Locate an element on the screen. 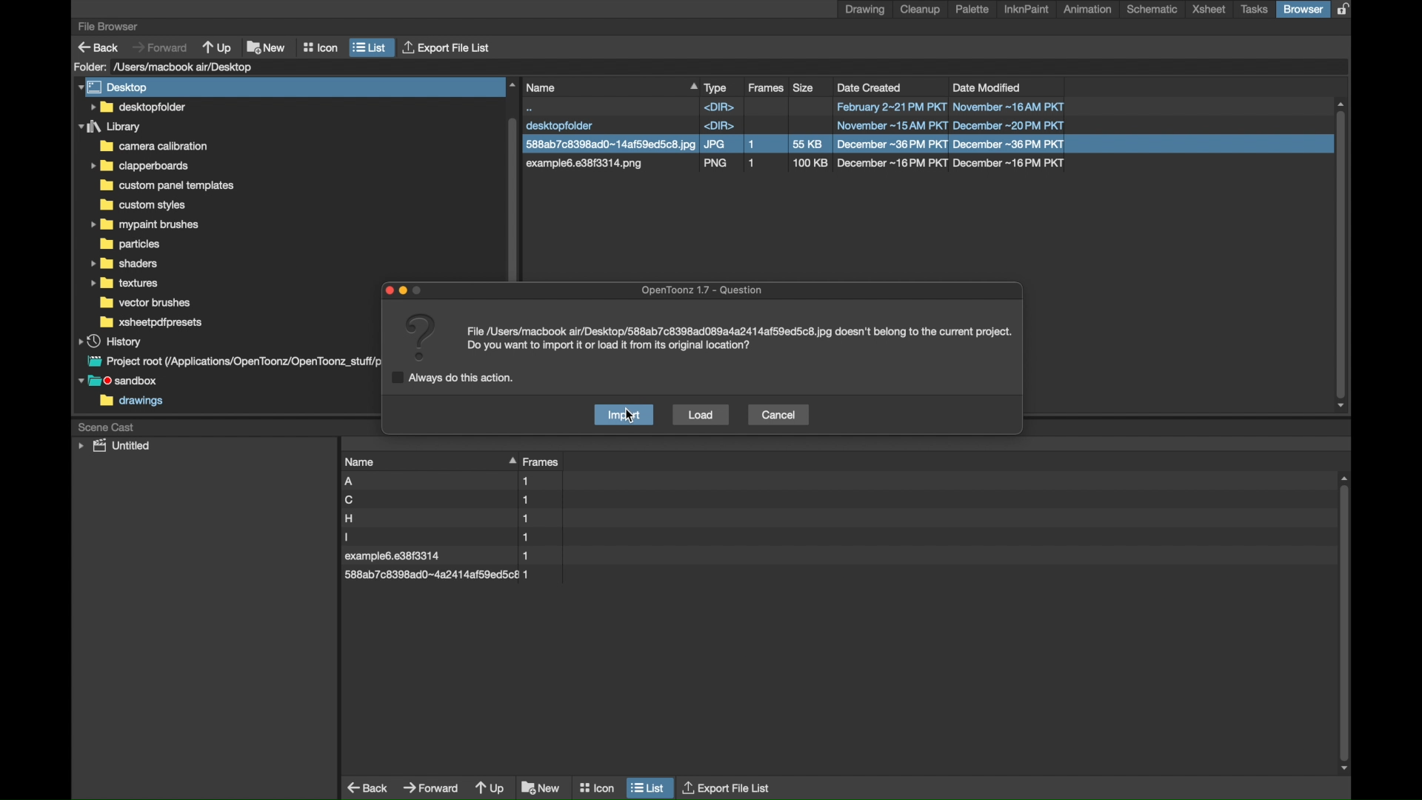  scroll box is located at coordinates (1346, 624).